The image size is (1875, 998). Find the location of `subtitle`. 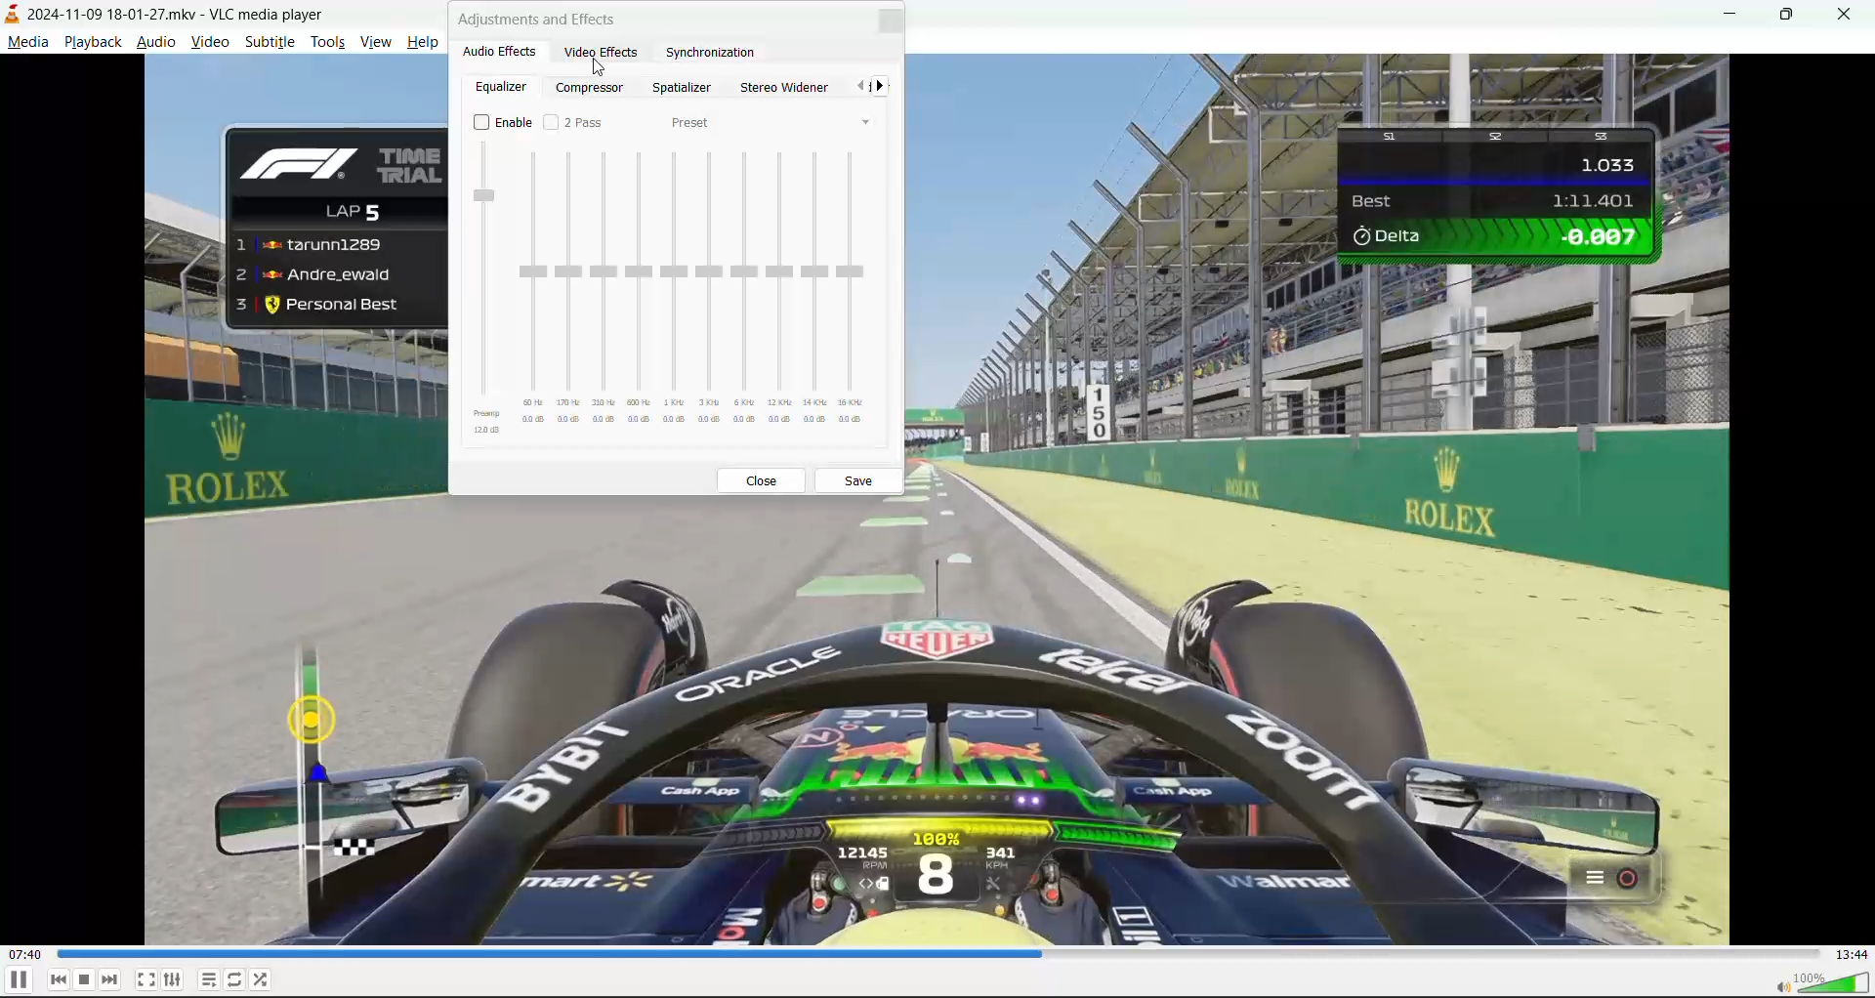

subtitle is located at coordinates (269, 43).